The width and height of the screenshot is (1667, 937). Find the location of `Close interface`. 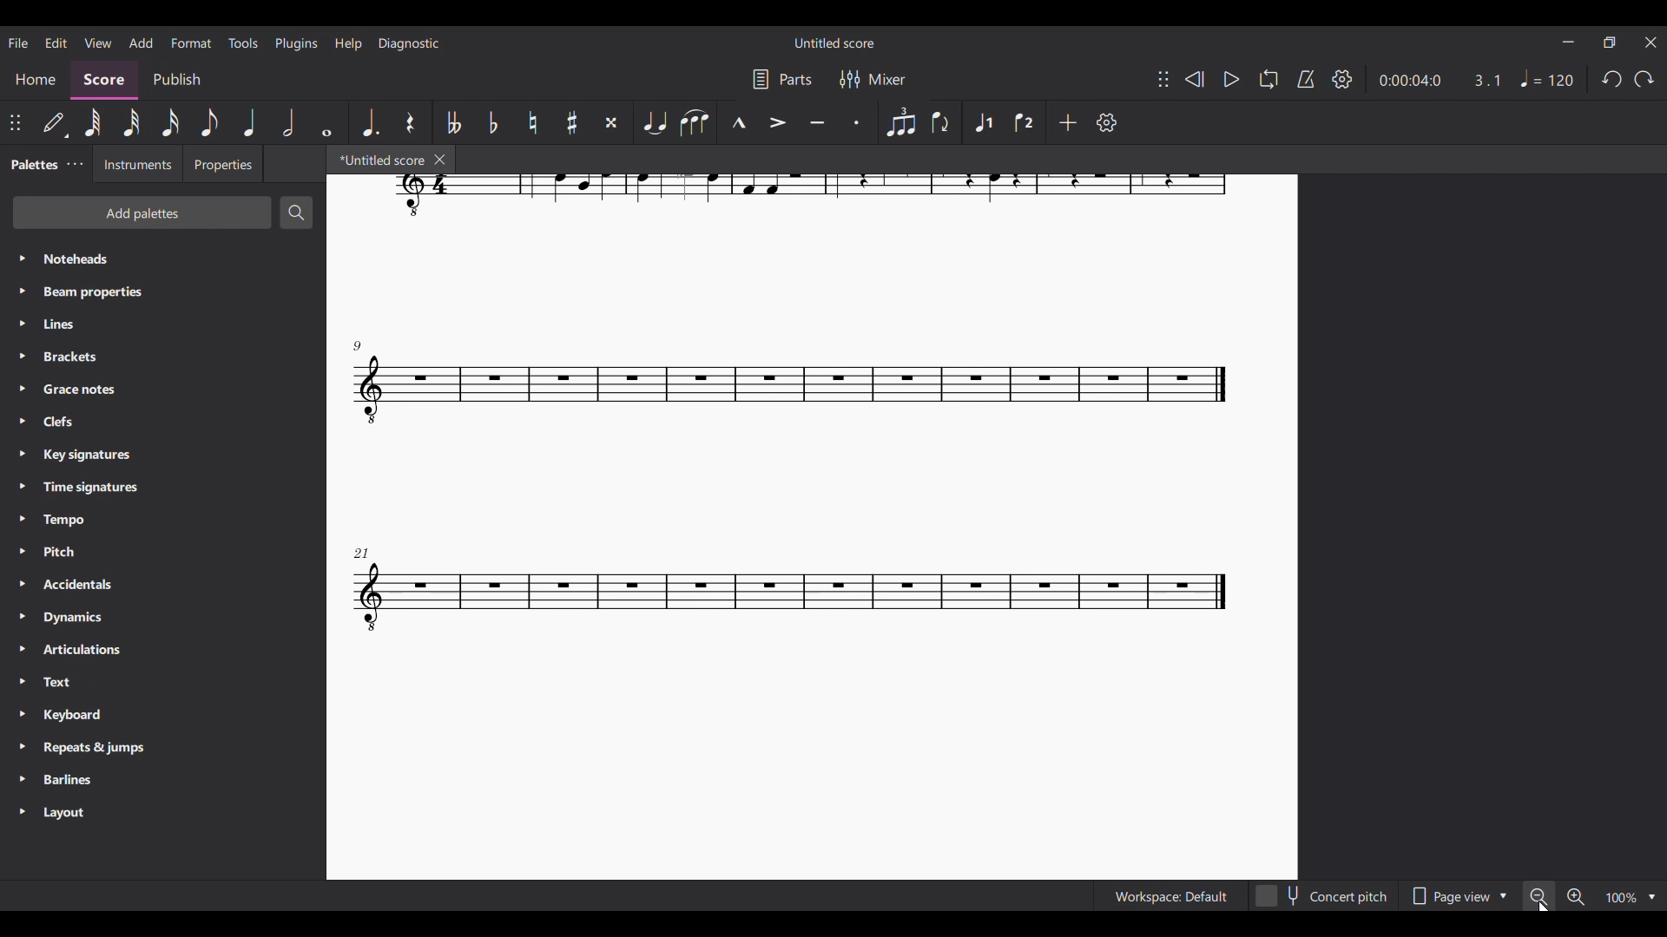

Close interface is located at coordinates (1651, 43).